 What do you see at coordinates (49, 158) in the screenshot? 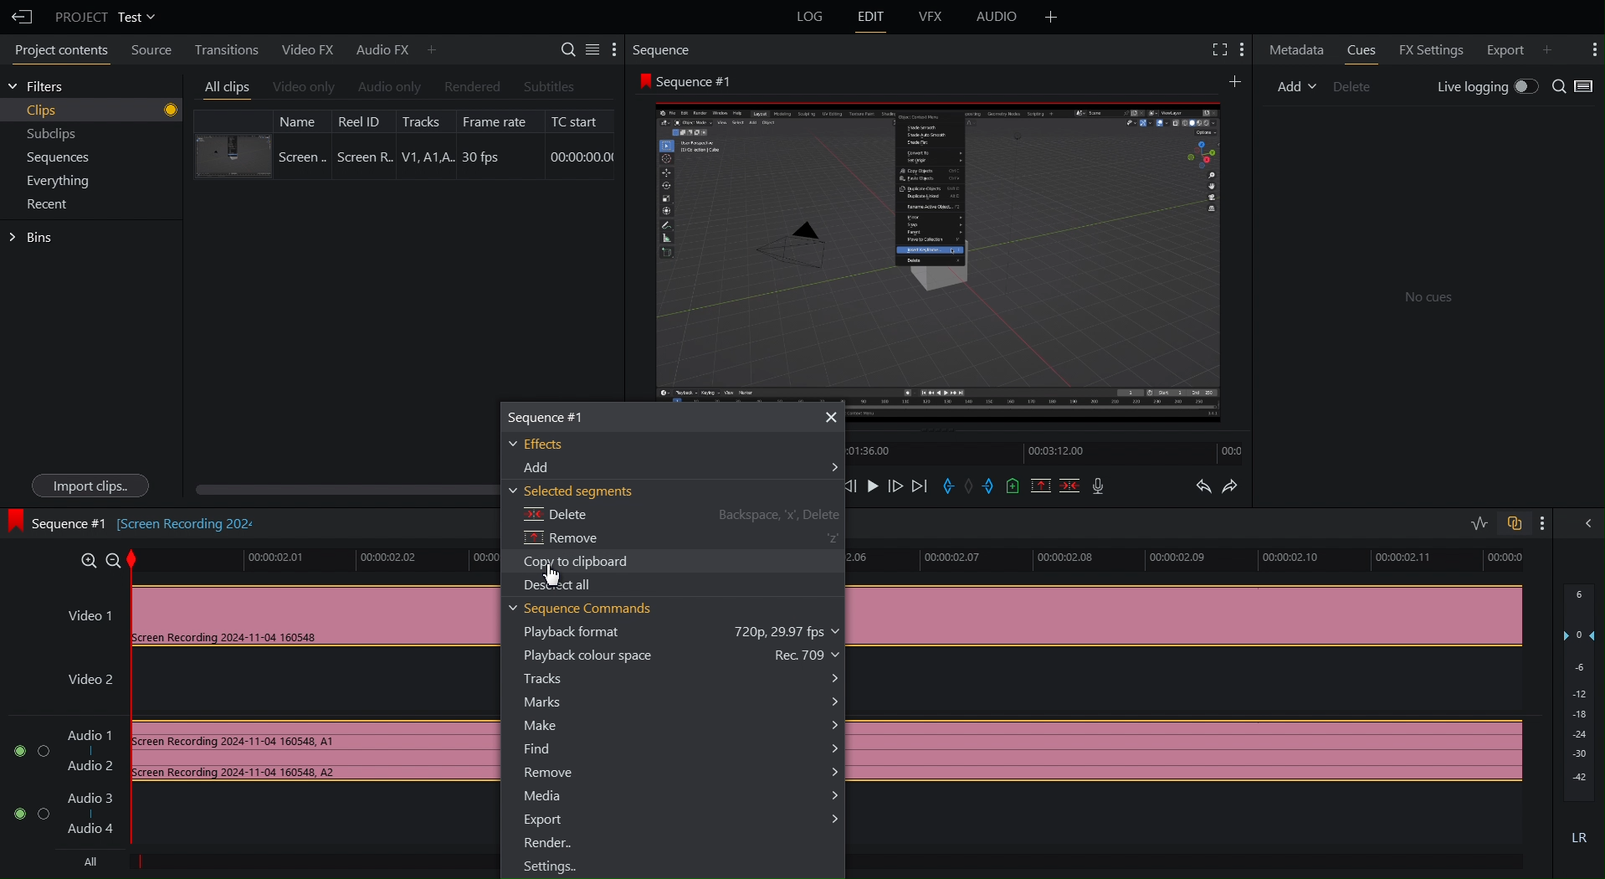
I see `Sequences` at bounding box center [49, 158].